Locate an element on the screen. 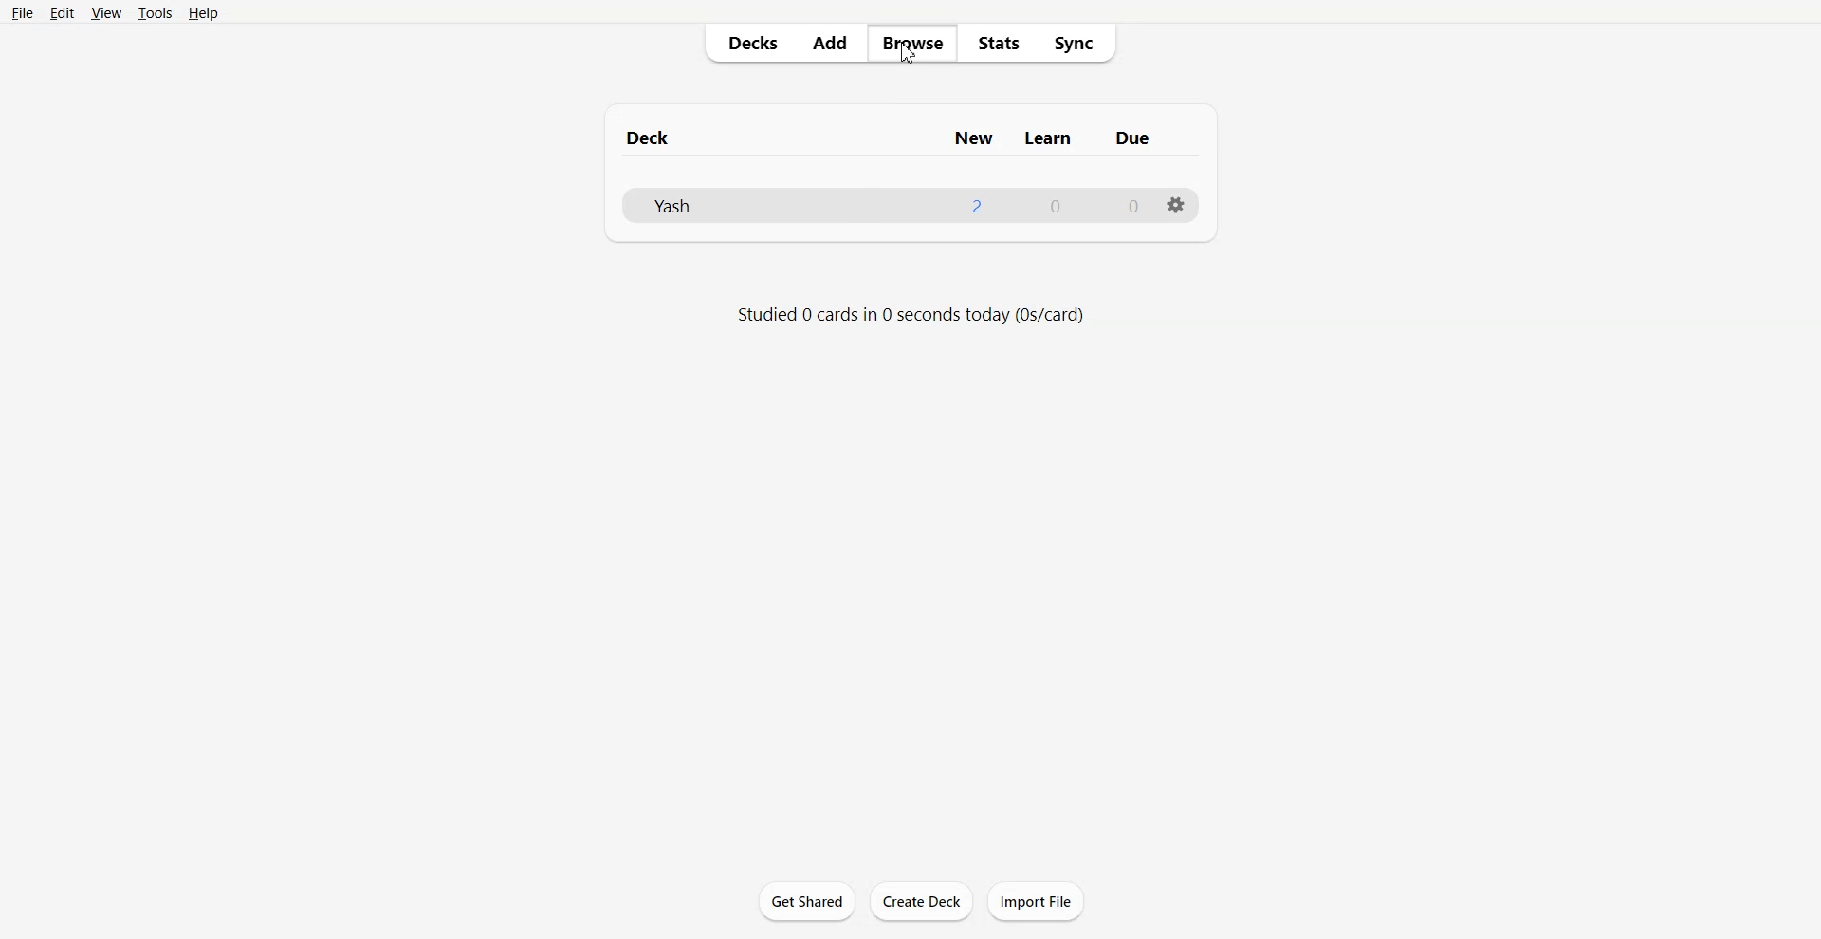 This screenshot has height=939, width=1821. deck is located at coordinates (663, 136).